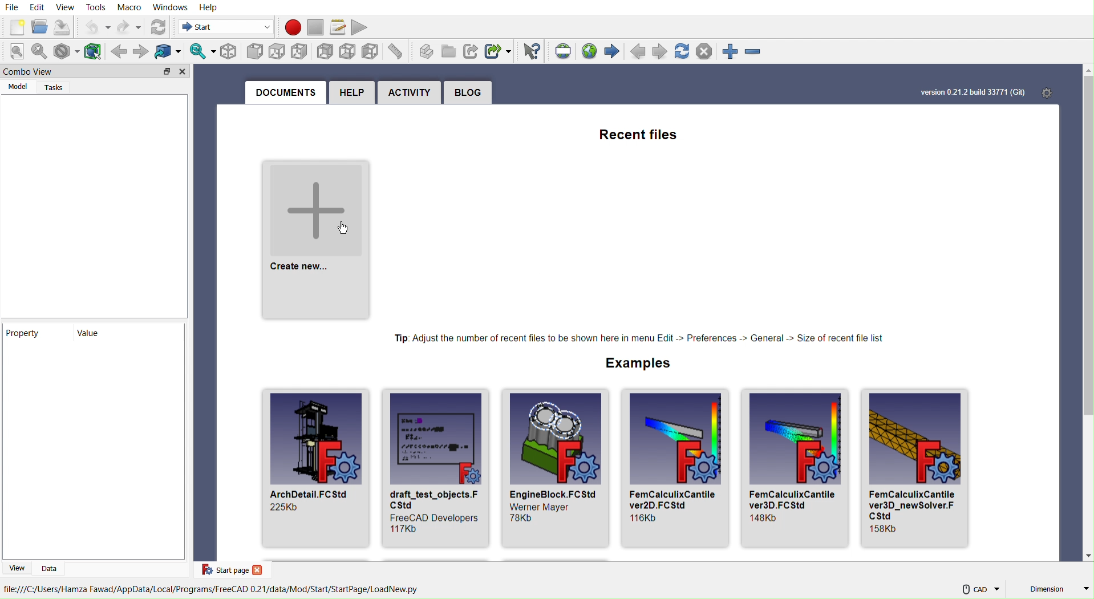  I want to click on Create a new group, so click(448, 52).